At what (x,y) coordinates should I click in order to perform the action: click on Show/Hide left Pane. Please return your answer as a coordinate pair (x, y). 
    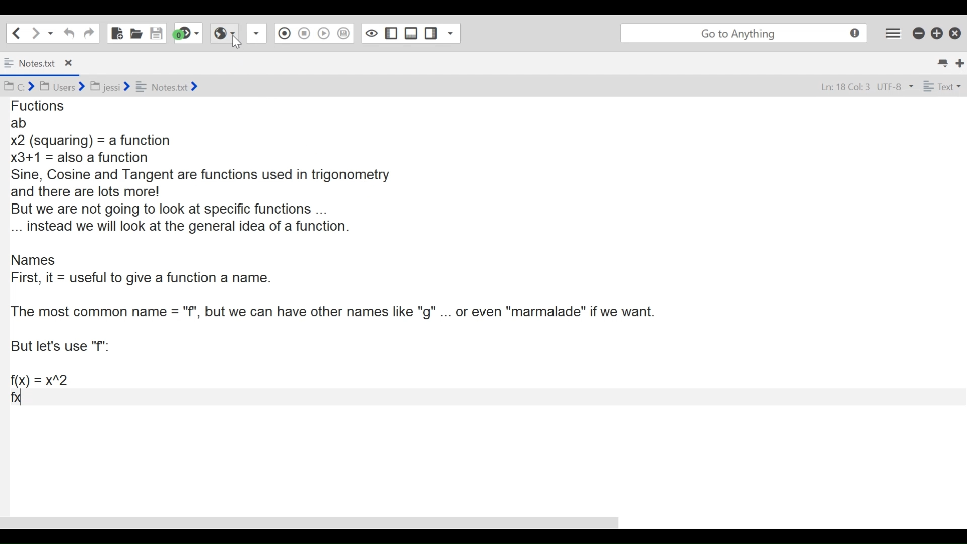
    Looking at the image, I should click on (390, 33).